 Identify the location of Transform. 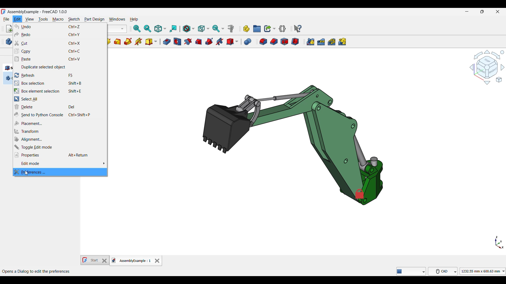
(60, 131).